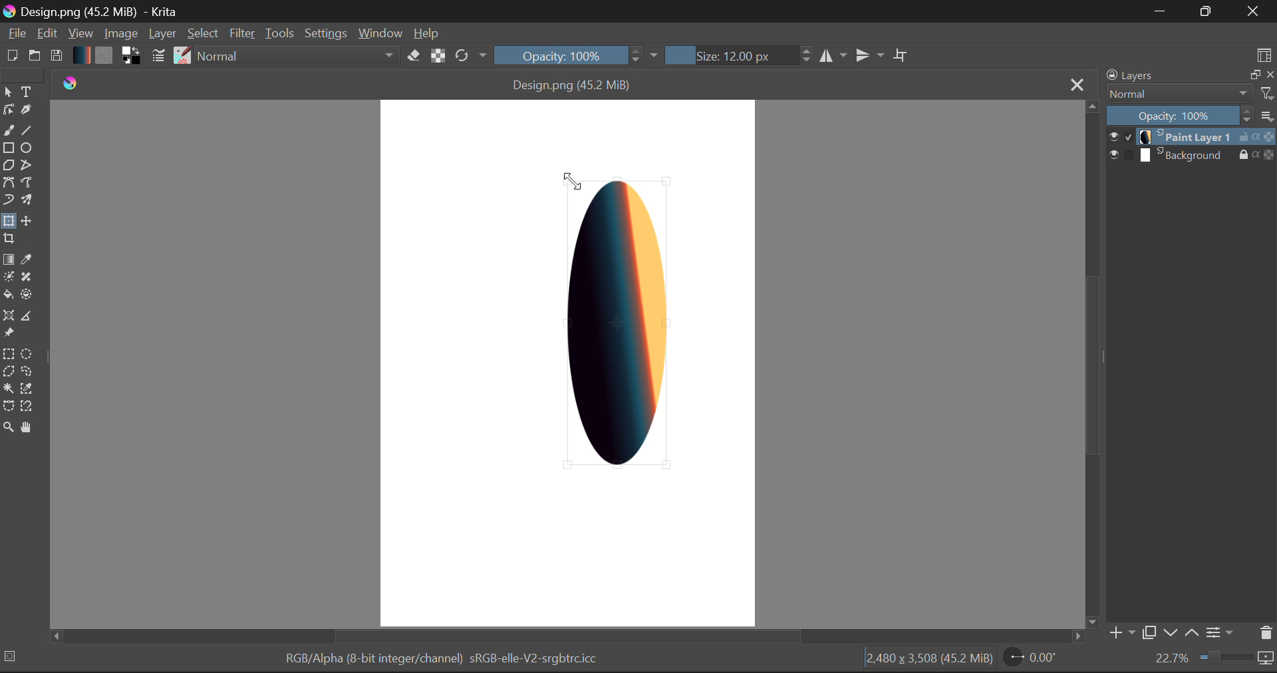 The image size is (1277, 673). What do you see at coordinates (162, 35) in the screenshot?
I see `Layer` at bounding box center [162, 35].